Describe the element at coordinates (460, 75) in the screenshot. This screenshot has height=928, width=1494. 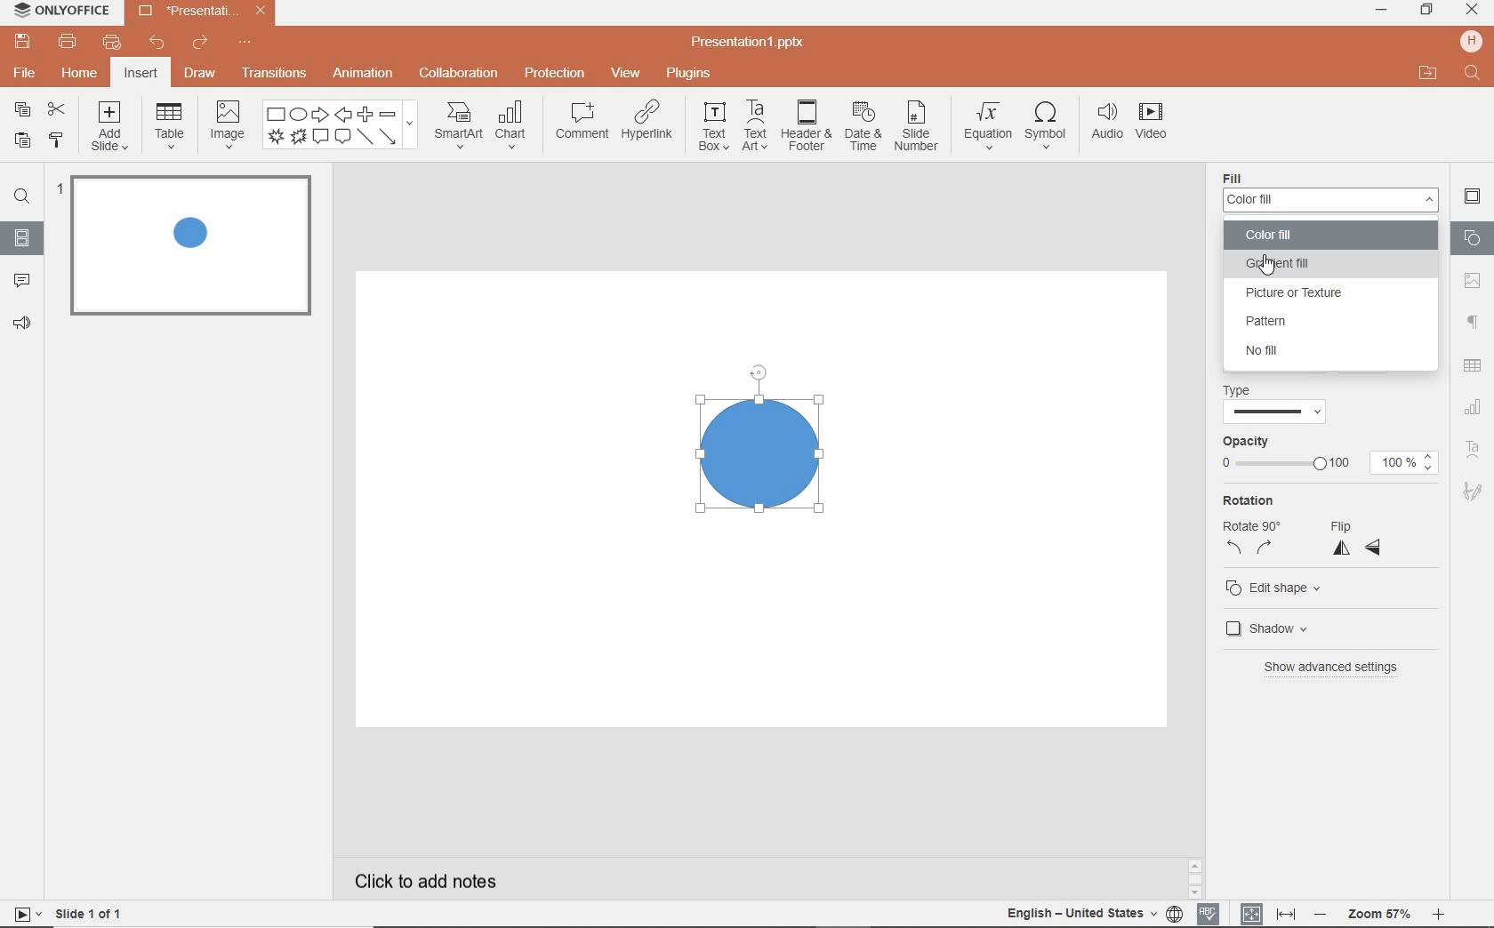
I see `collaboration` at that location.